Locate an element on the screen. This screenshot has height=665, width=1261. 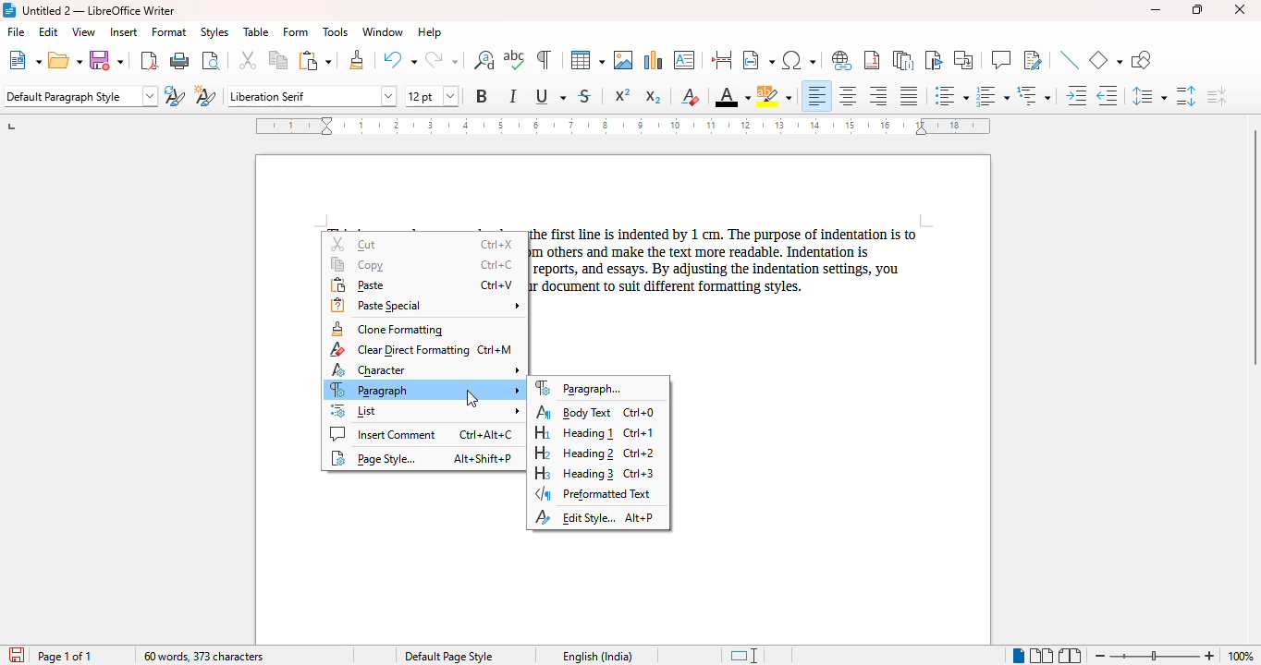
toggle print preview is located at coordinates (211, 60).